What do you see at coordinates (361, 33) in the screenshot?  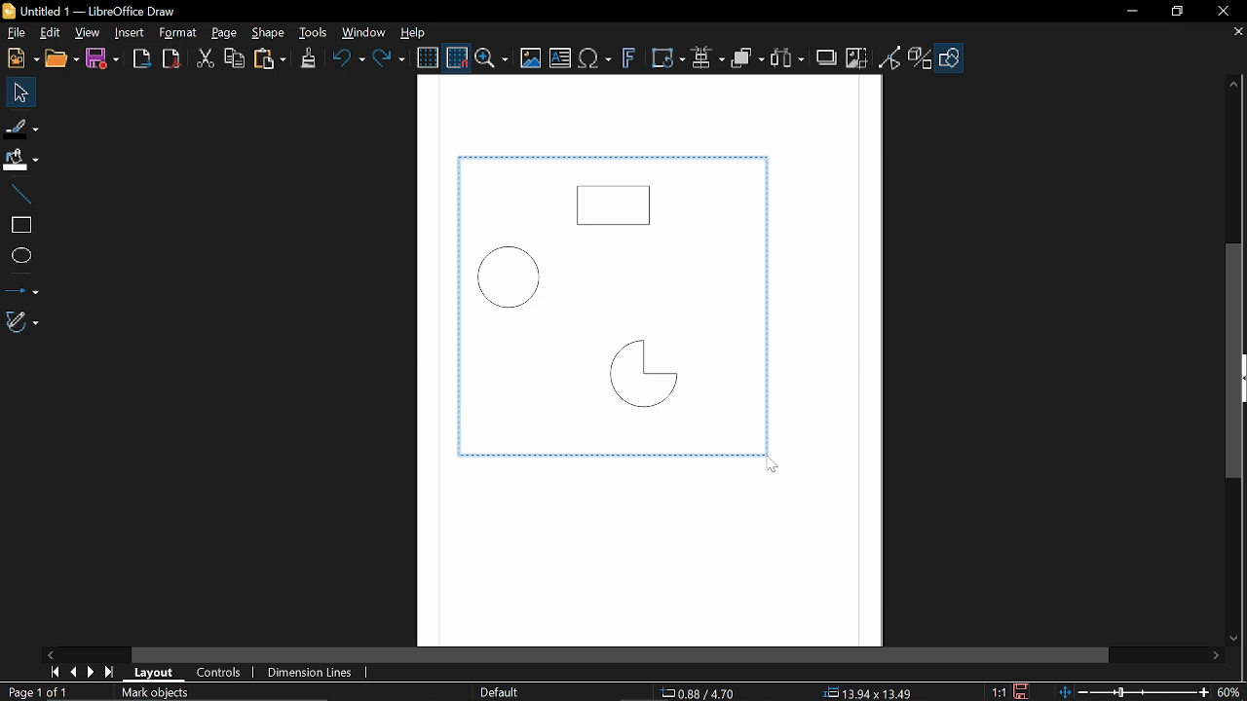 I see `Window` at bounding box center [361, 33].